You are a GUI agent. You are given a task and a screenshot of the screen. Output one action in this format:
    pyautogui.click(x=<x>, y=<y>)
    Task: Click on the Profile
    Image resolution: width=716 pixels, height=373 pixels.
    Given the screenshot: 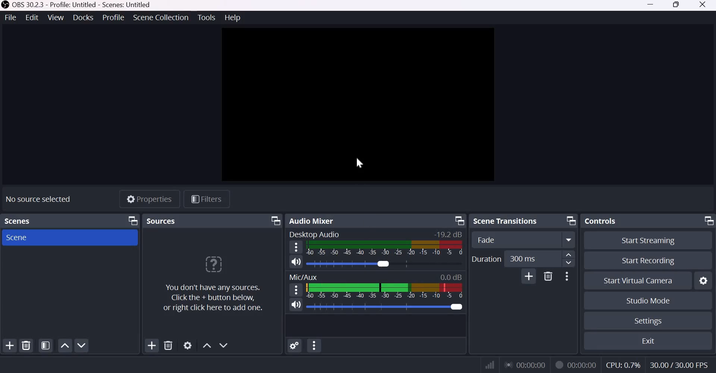 What is the action you would take?
    pyautogui.click(x=114, y=17)
    